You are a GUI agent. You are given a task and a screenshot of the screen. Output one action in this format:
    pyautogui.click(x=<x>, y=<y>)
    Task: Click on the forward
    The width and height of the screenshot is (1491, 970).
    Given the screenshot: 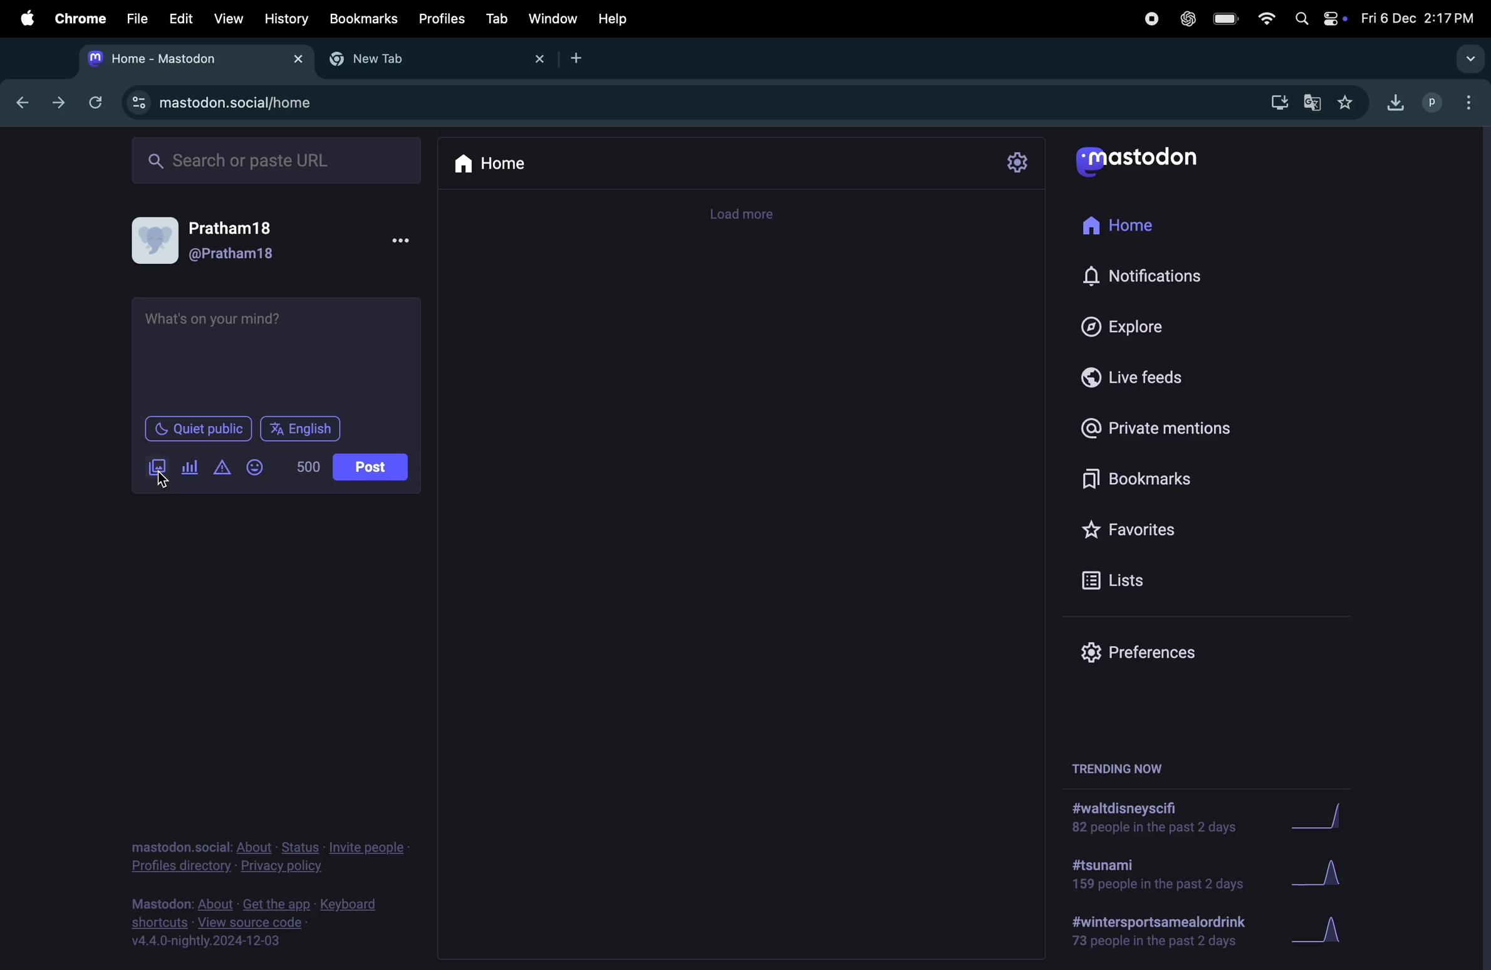 What is the action you would take?
    pyautogui.click(x=58, y=102)
    